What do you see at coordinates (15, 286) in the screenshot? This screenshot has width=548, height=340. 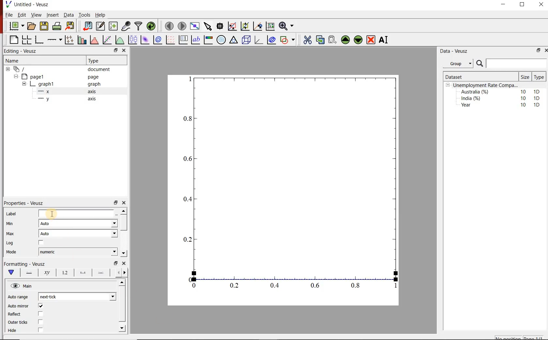 I see `hide/unhide` at bounding box center [15, 286].